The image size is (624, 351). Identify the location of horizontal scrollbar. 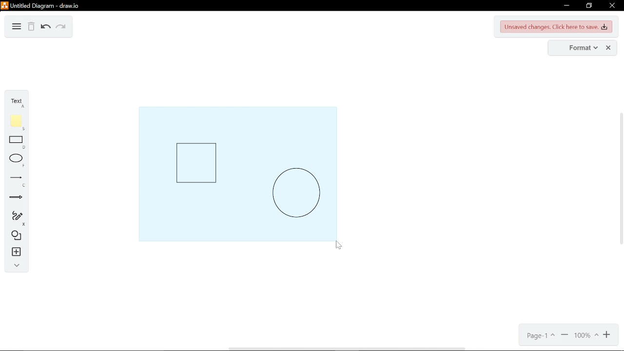
(348, 349).